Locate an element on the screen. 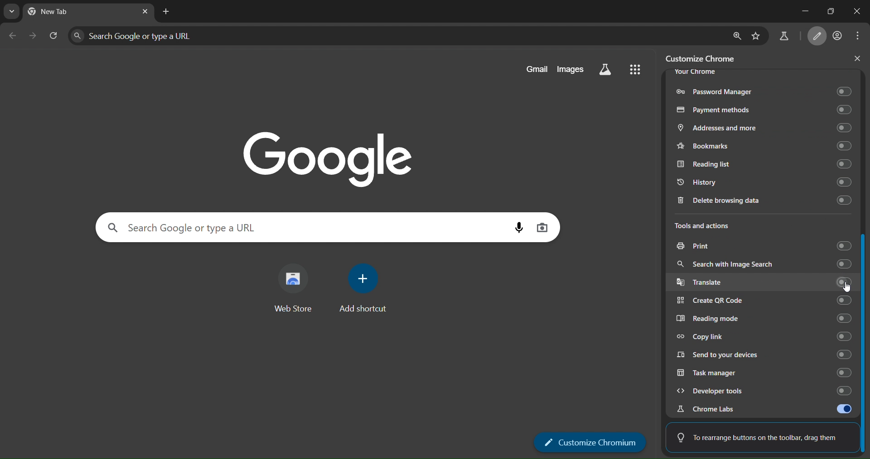 This screenshot has height=459, width=870. close is located at coordinates (855, 13).